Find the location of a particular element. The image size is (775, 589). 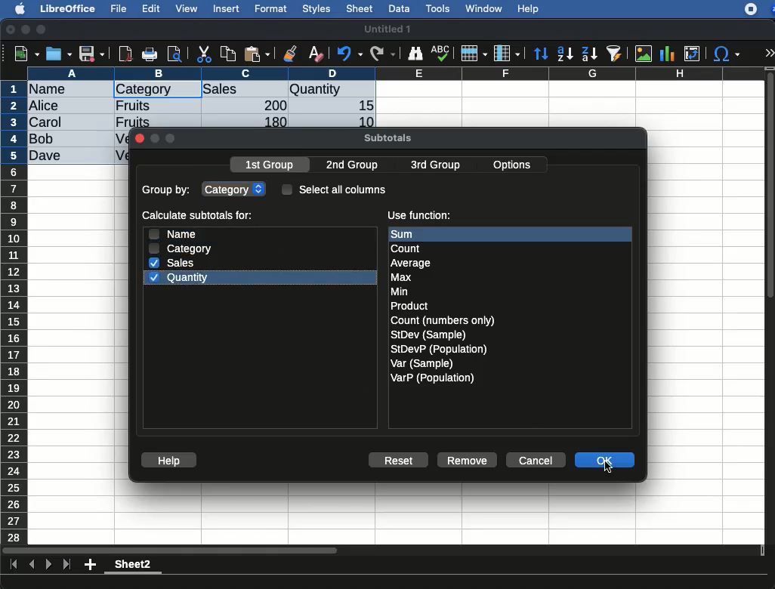

copy is located at coordinates (230, 54).